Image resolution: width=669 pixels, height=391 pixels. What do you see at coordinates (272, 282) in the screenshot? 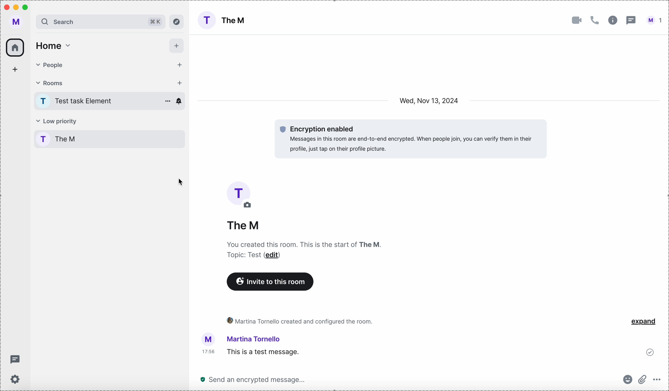
I see `invite to this room button` at bounding box center [272, 282].